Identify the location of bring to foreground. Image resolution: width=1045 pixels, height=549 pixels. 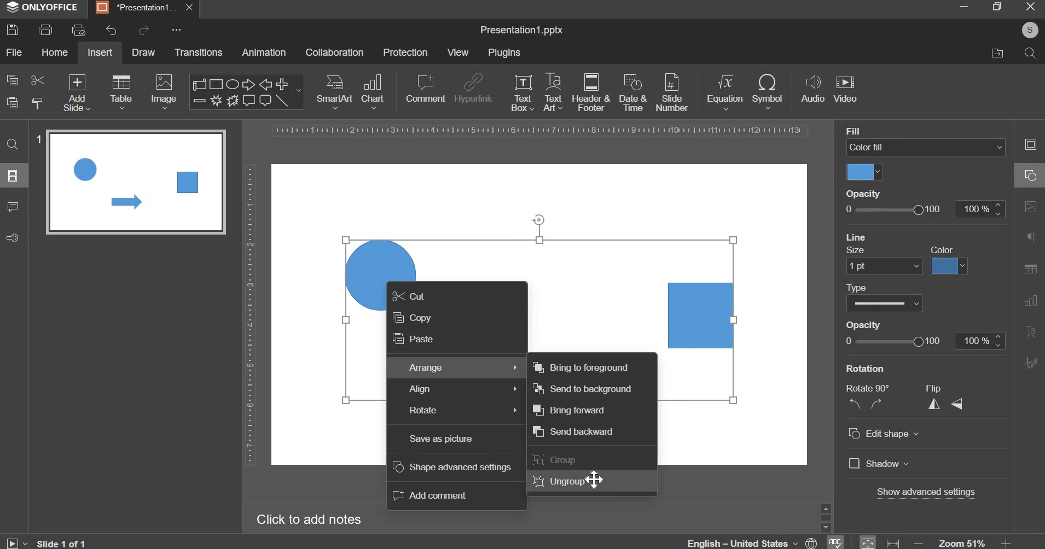
(579, 366).